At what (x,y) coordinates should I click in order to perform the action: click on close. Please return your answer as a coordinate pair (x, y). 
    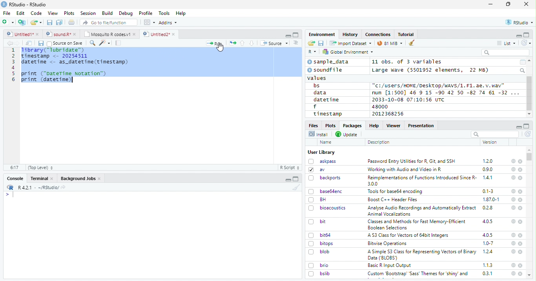
    Looking at the image, I should click on (521, 200).